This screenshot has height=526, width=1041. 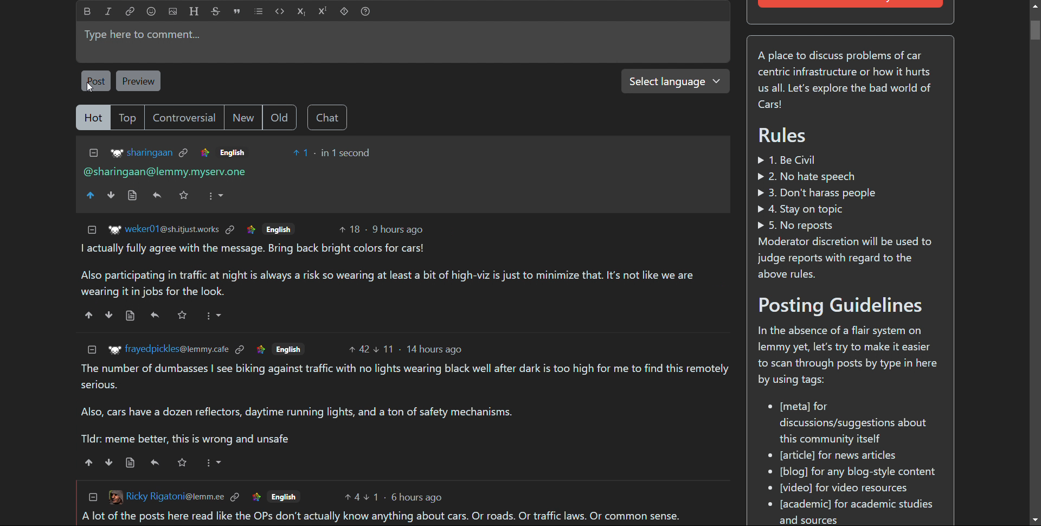 I want to click on upvotes 42, so click(x=359, y=348).